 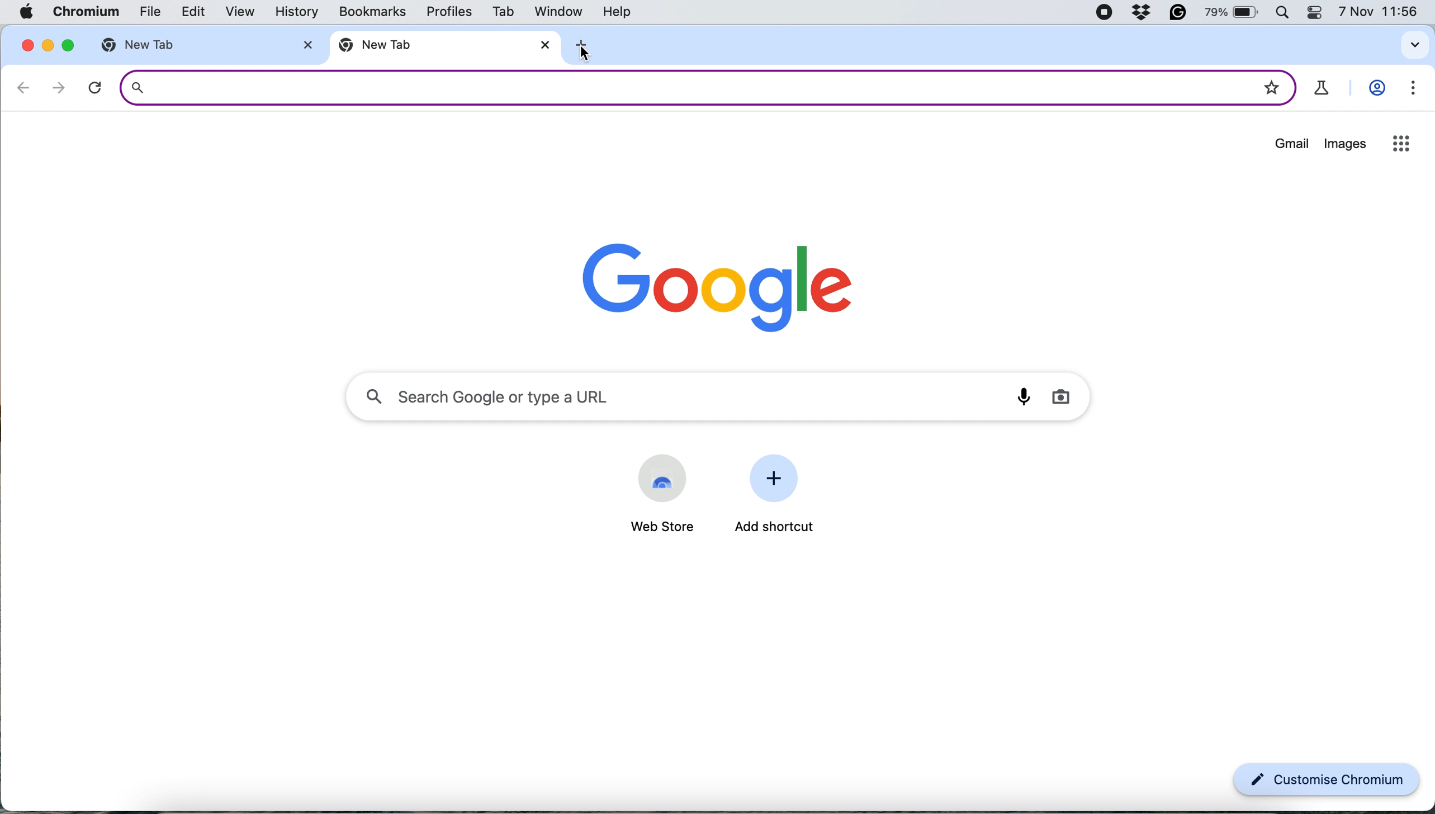 What do you see at coordinates (544, 44) in the screenshot?
I see `close` at bounding box center [544, 44].